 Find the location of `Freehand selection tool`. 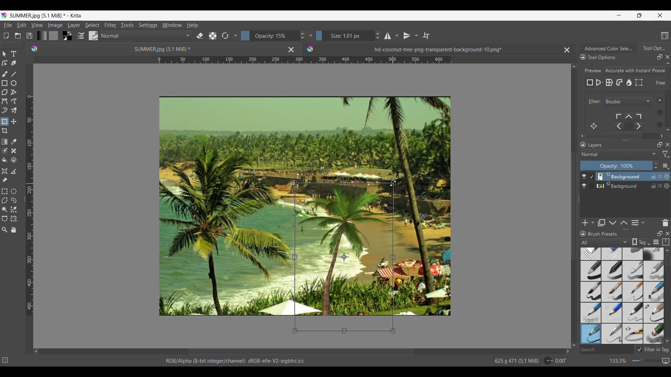

Freehand selection tool is located at coordinates (13, 200).